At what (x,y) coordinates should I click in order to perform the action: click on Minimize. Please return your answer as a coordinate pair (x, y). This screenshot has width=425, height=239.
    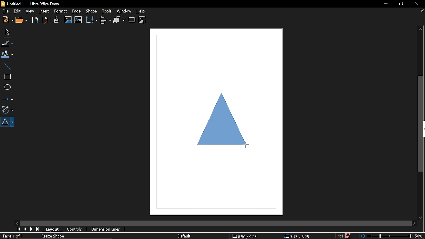
    Looking at the image, I should click on (384, 4).